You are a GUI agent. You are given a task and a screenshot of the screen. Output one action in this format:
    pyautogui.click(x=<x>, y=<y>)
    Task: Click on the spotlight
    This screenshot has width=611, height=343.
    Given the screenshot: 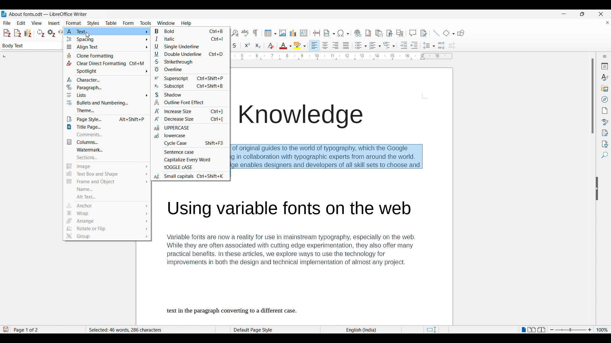 What is the action you would take?
    pyautogui.click(x=106, y=71)
    